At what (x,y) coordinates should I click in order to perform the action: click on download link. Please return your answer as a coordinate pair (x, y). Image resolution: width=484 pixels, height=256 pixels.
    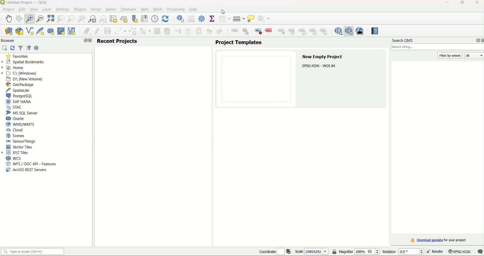
    Looking at the image, I should click on (437, 240).